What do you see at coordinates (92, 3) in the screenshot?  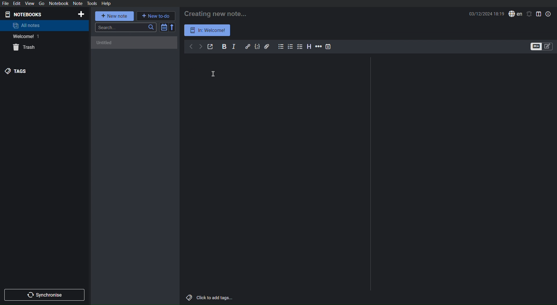 I see `Tools` at bounding box center [92, 3].